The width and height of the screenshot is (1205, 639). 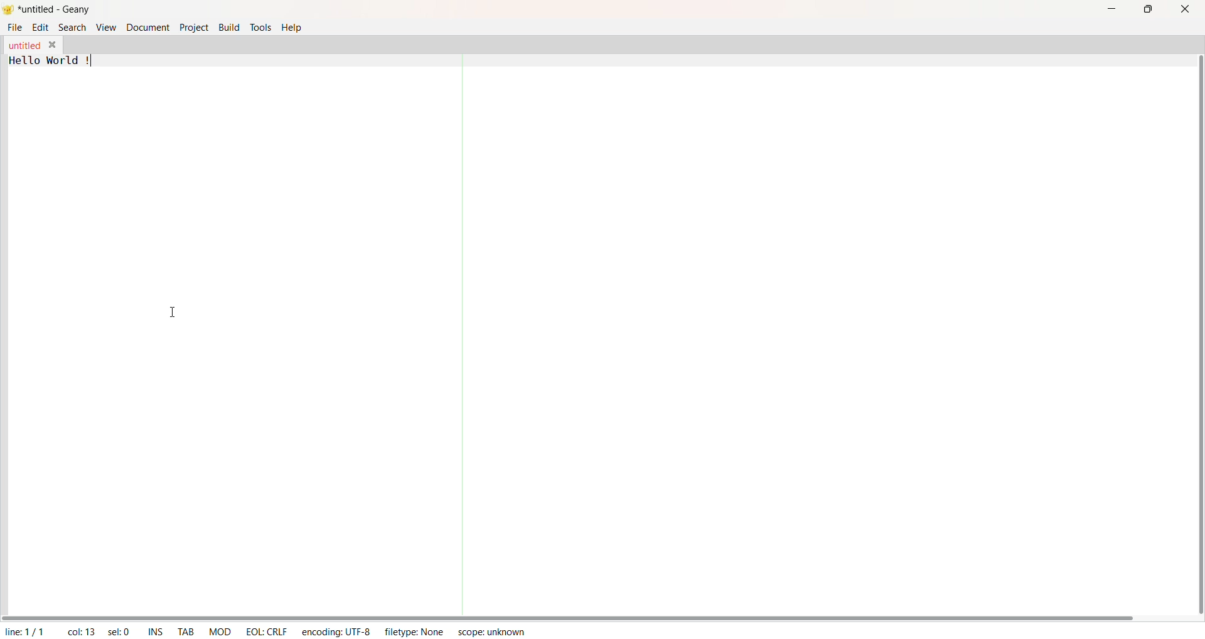 I want to click on Encoding, so click(x=335, y=630).